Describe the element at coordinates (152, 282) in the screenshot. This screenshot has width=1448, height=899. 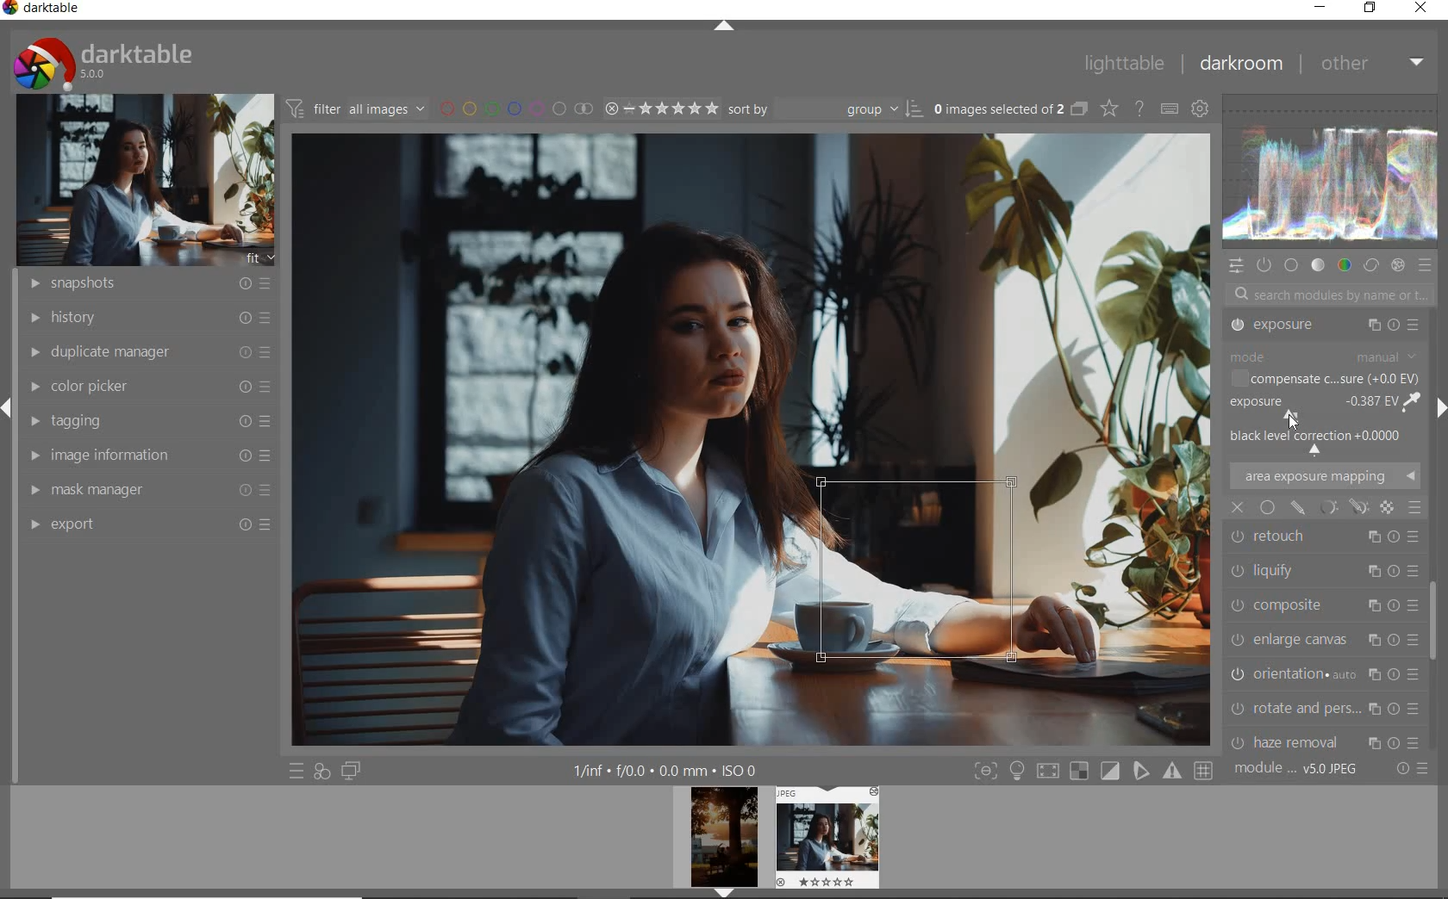
I see `SNAPSHOTS` at that location.